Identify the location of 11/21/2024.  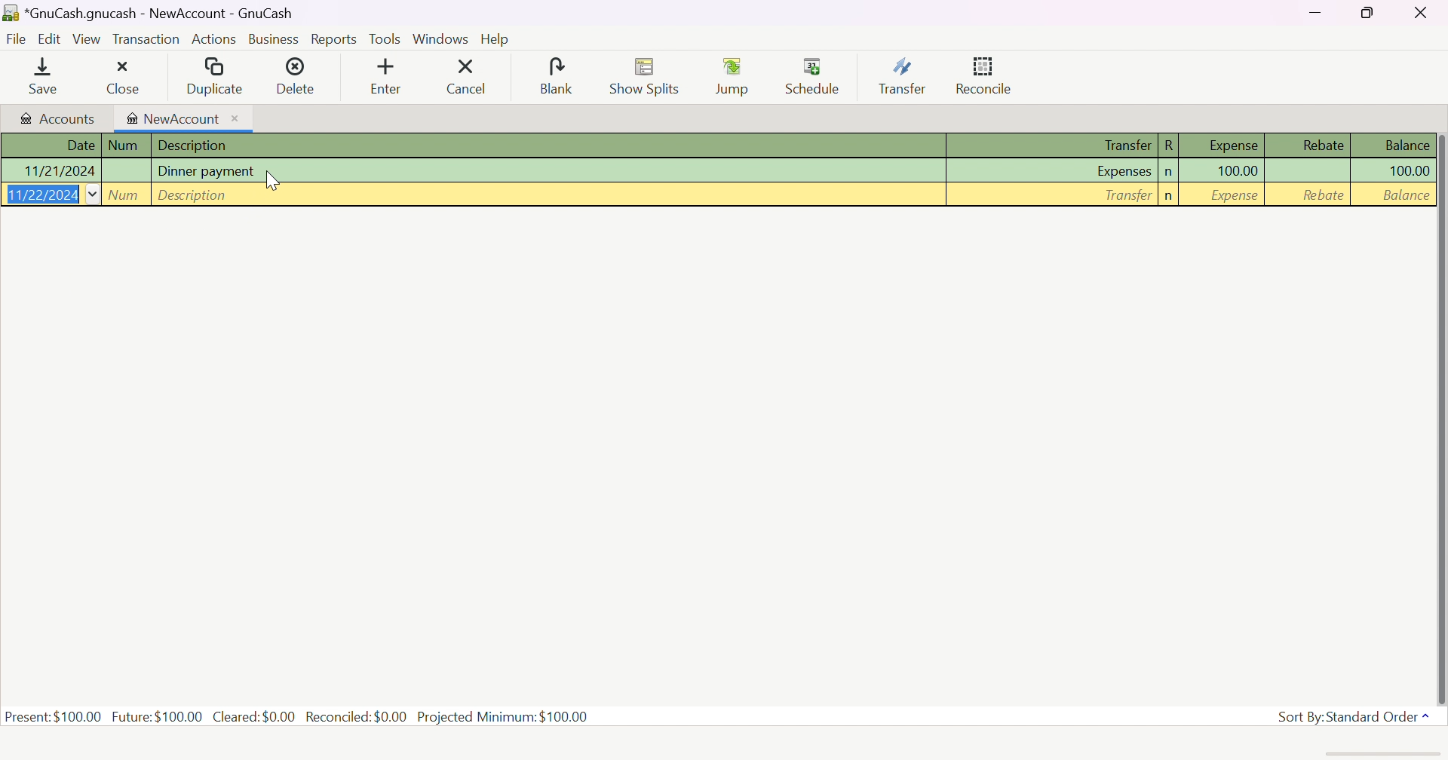
(57, 170).